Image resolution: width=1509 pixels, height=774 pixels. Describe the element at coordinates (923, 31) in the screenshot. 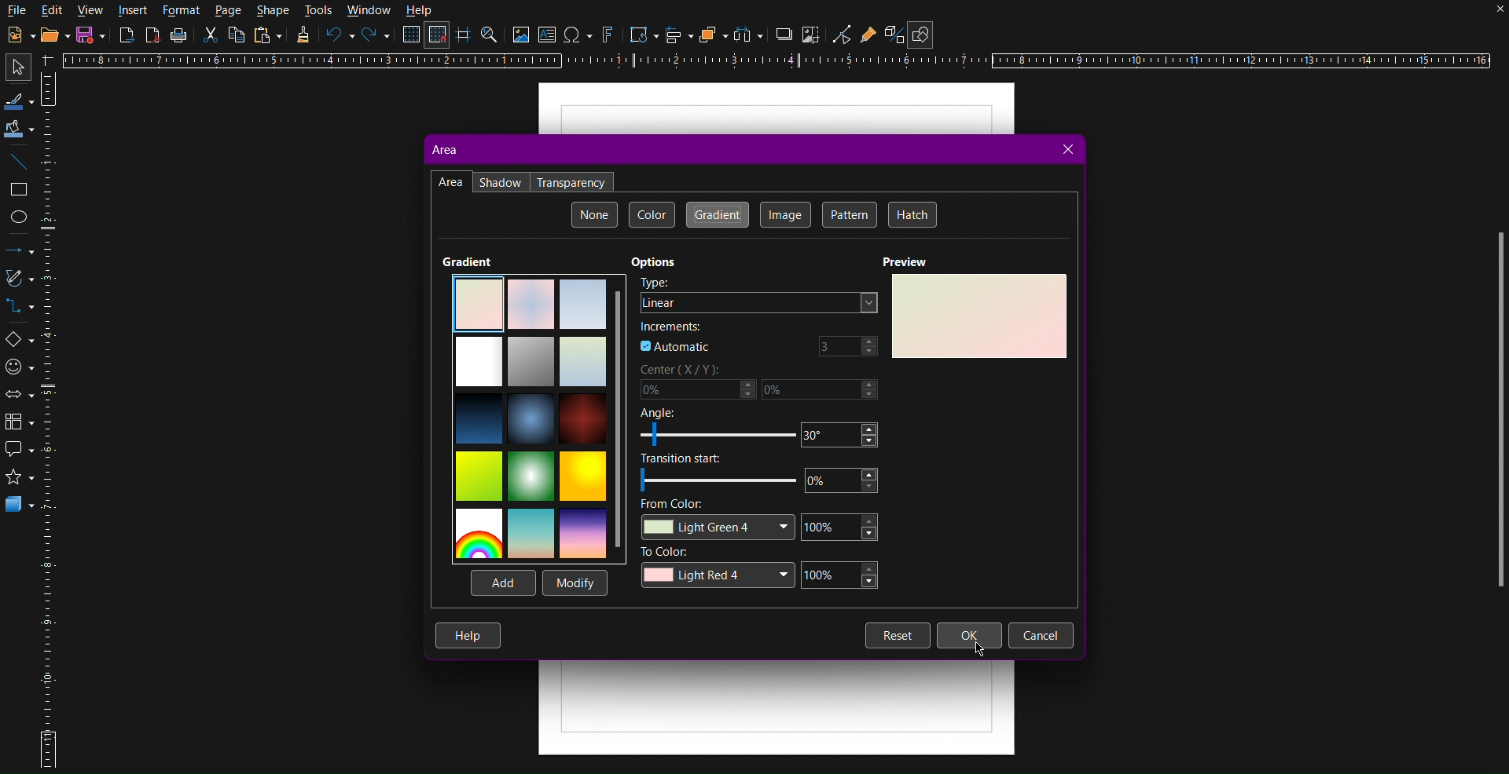

I see `Show Draw Functions` at that location.